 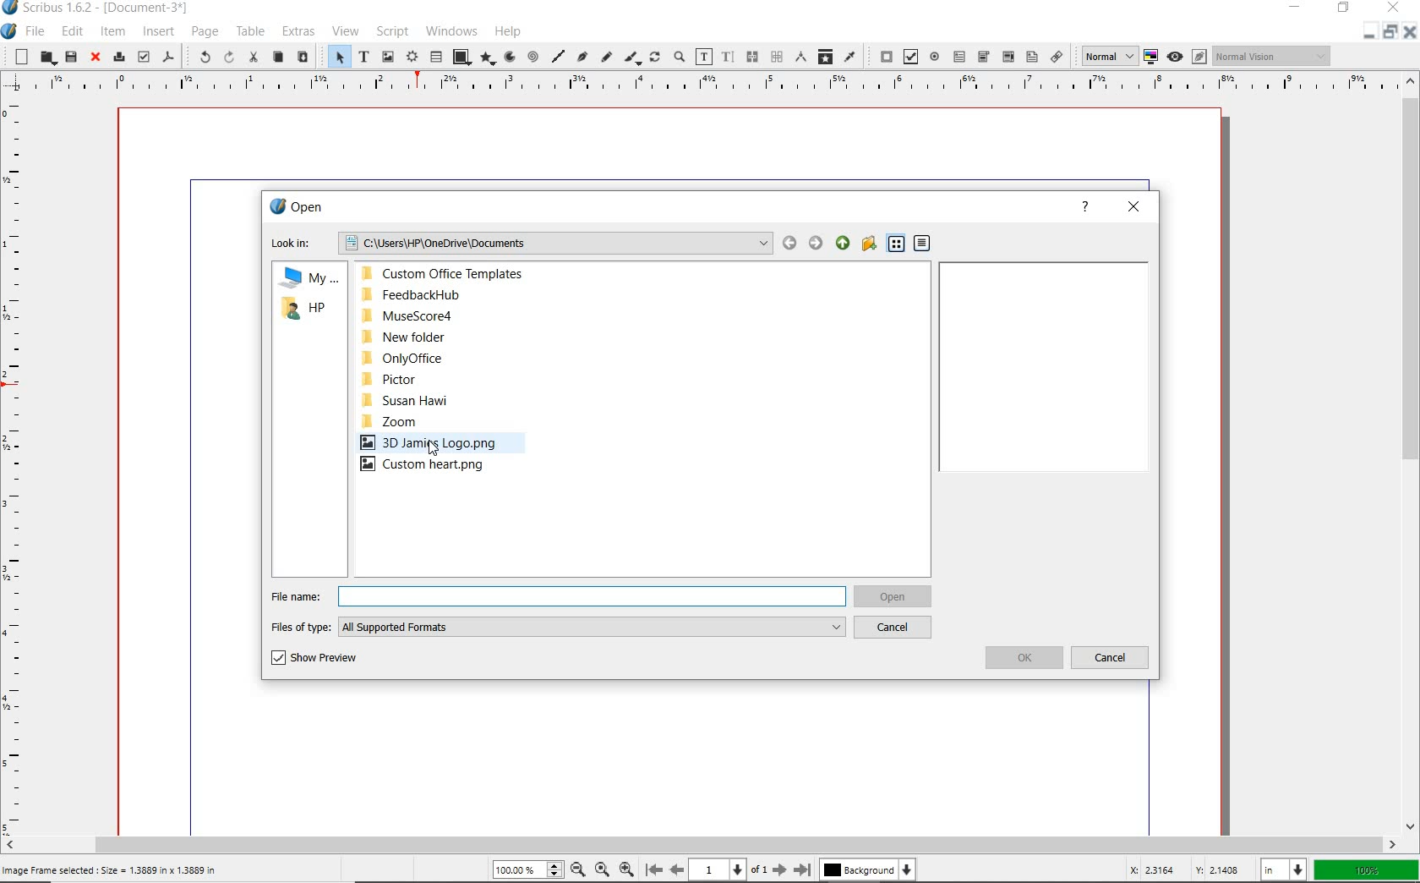 I want to click on RESTORE, so click(x=1344, y=8).